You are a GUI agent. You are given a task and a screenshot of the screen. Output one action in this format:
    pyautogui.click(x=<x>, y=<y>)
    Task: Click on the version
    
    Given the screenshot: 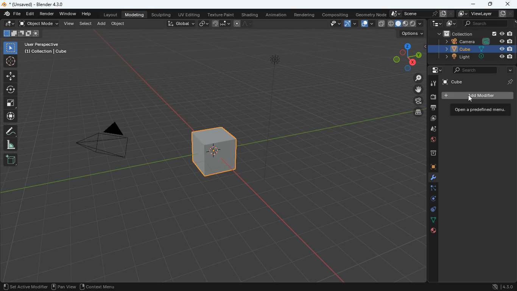 What is the action you would take?
    pyautogui.click(x=503, y=285)
    